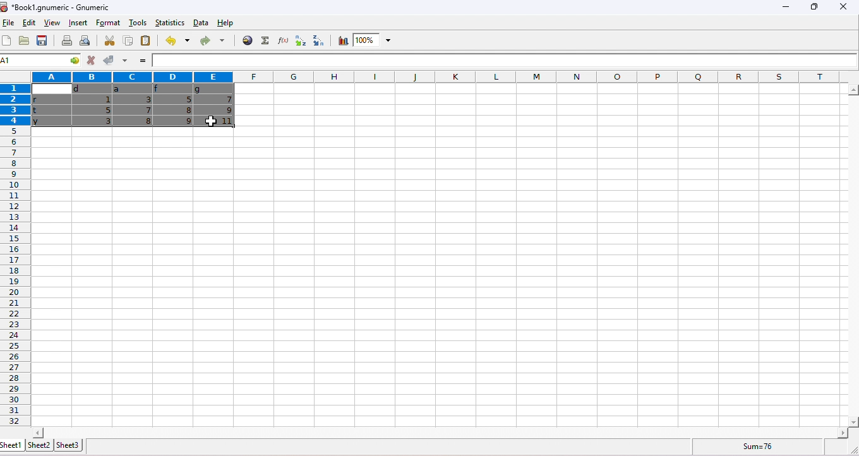  What do you see at coordinates (67, 40) in the screenshot?
I see `print` at bounding box center [67, 40].